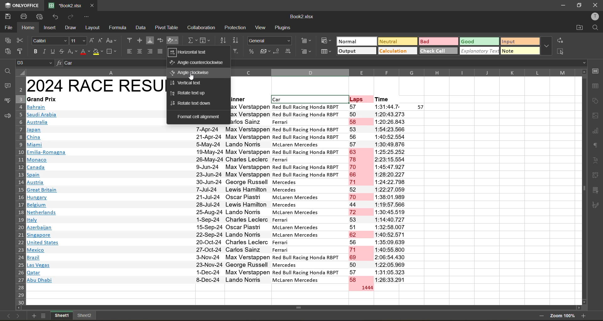 The width and height of the screenshot is (603, 321). What do you see at coordinates (6, 71) in the screenshot?
I see `find` at bounding box center [6, 71].